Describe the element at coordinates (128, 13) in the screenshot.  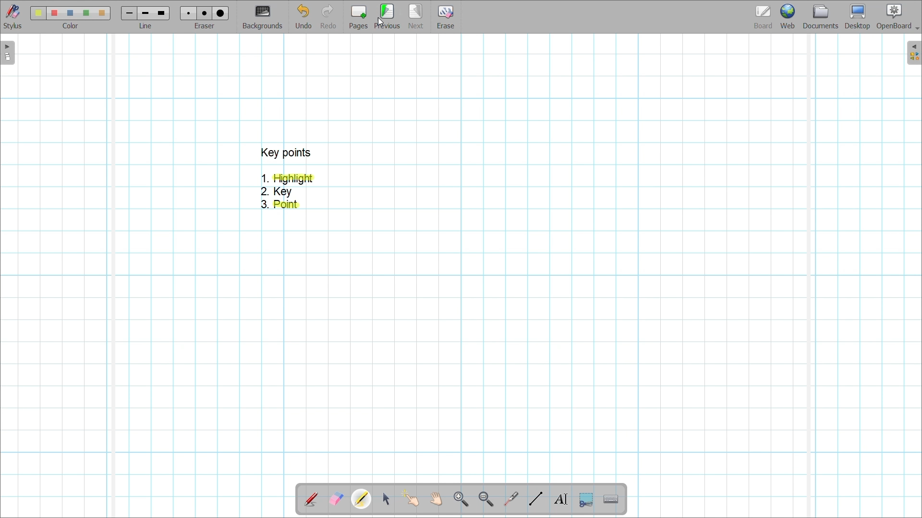
I see `Line 1` at that location.